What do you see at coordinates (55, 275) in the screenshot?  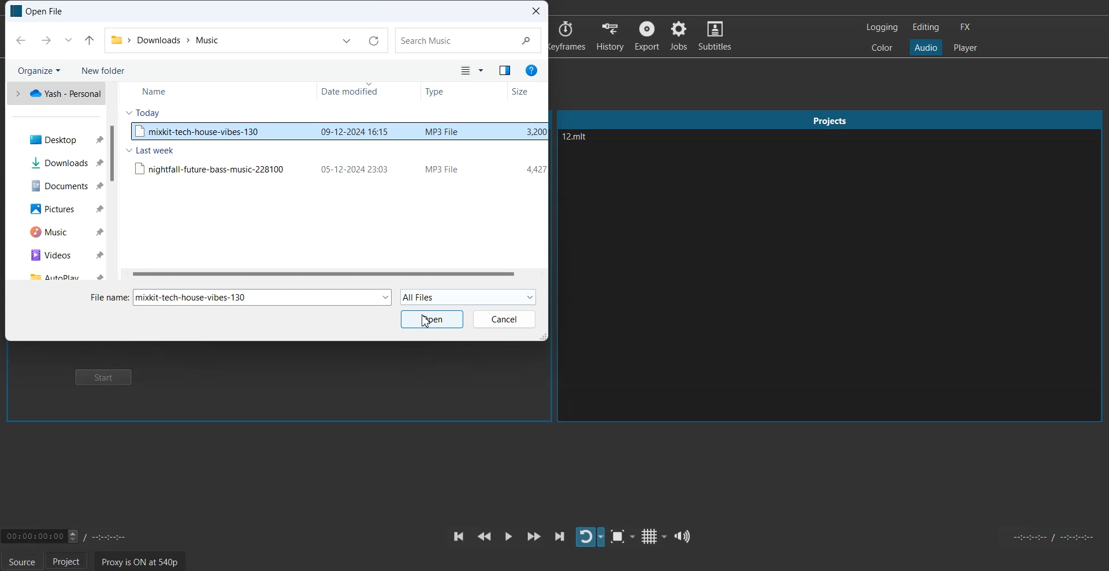 I see `Autoplay` at bounding box center [55, 275].